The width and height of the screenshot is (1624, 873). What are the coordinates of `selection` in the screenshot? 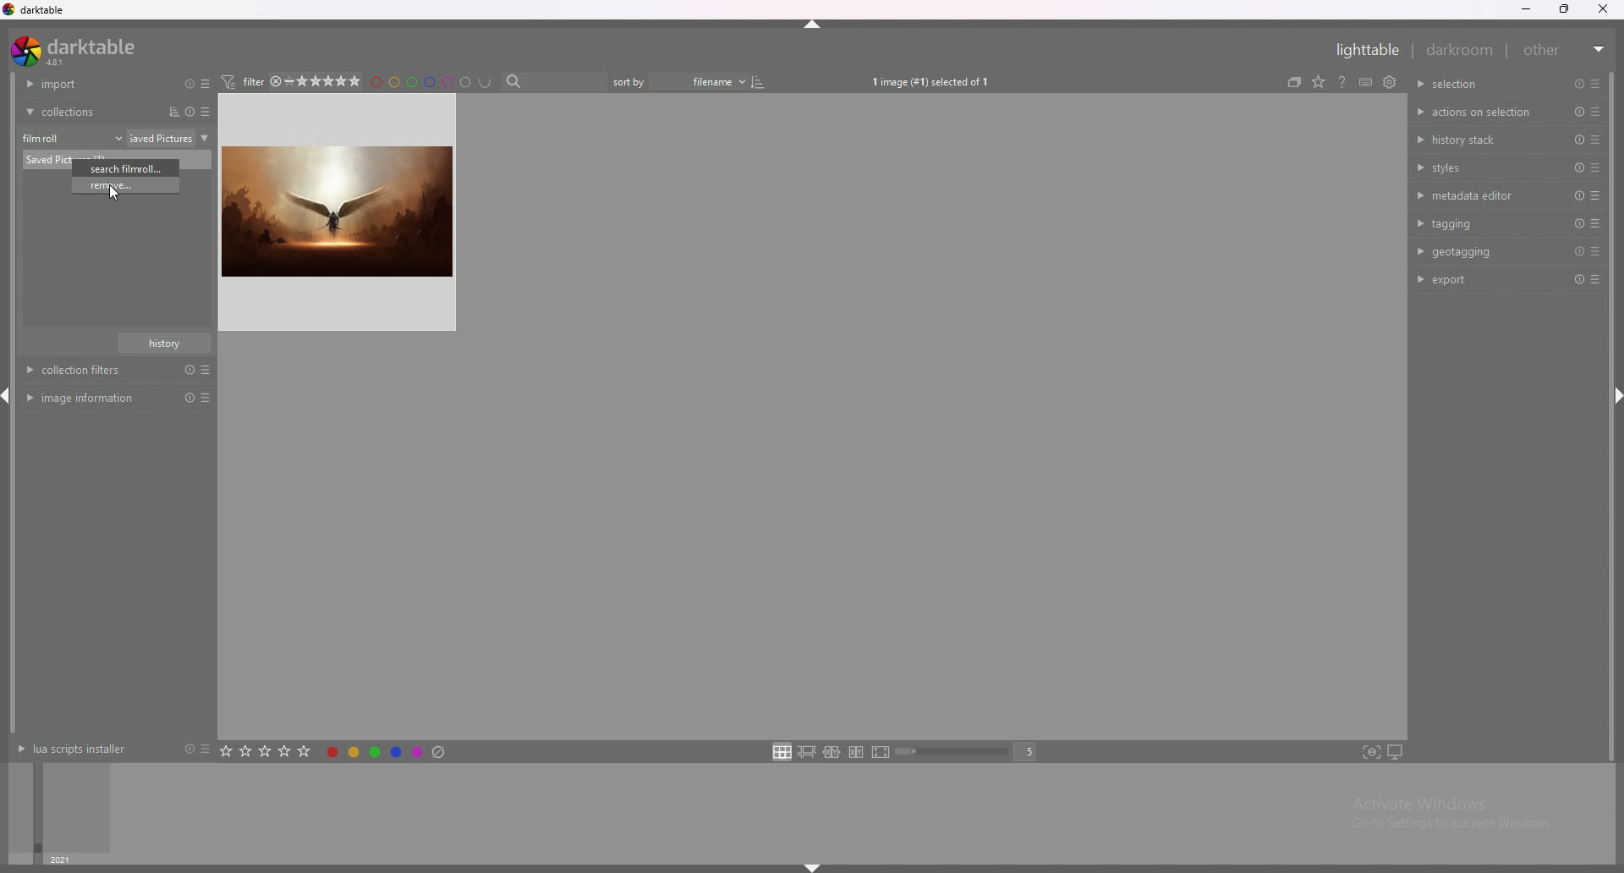 It's located at (1462, 84).